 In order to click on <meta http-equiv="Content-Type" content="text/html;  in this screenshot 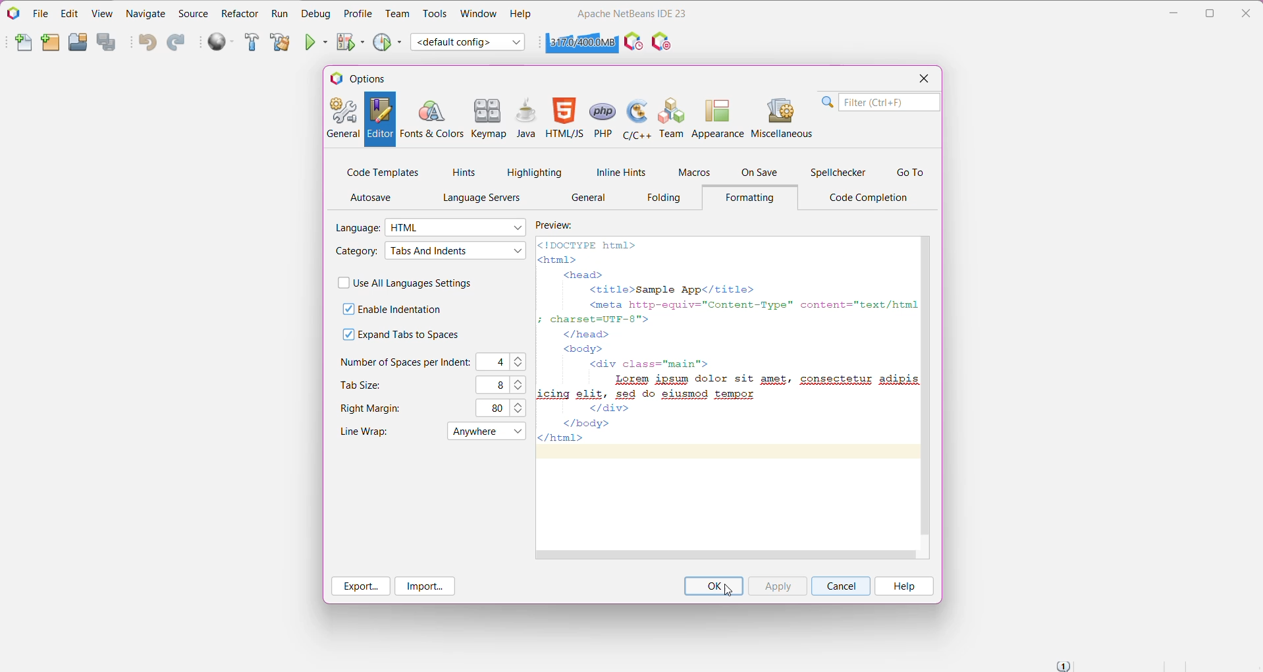, I will do `click(754, 304)`.